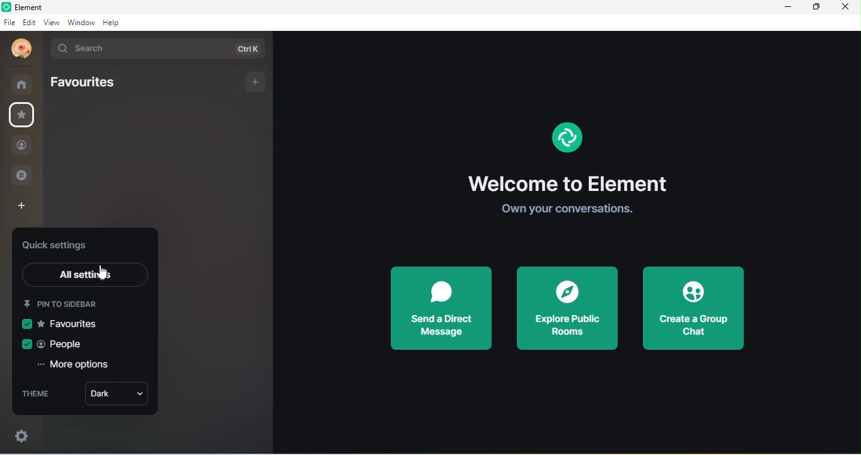 Image resolution: width=861 pixels, height=455 pixels. I want to click on more options, so click(73, 364).